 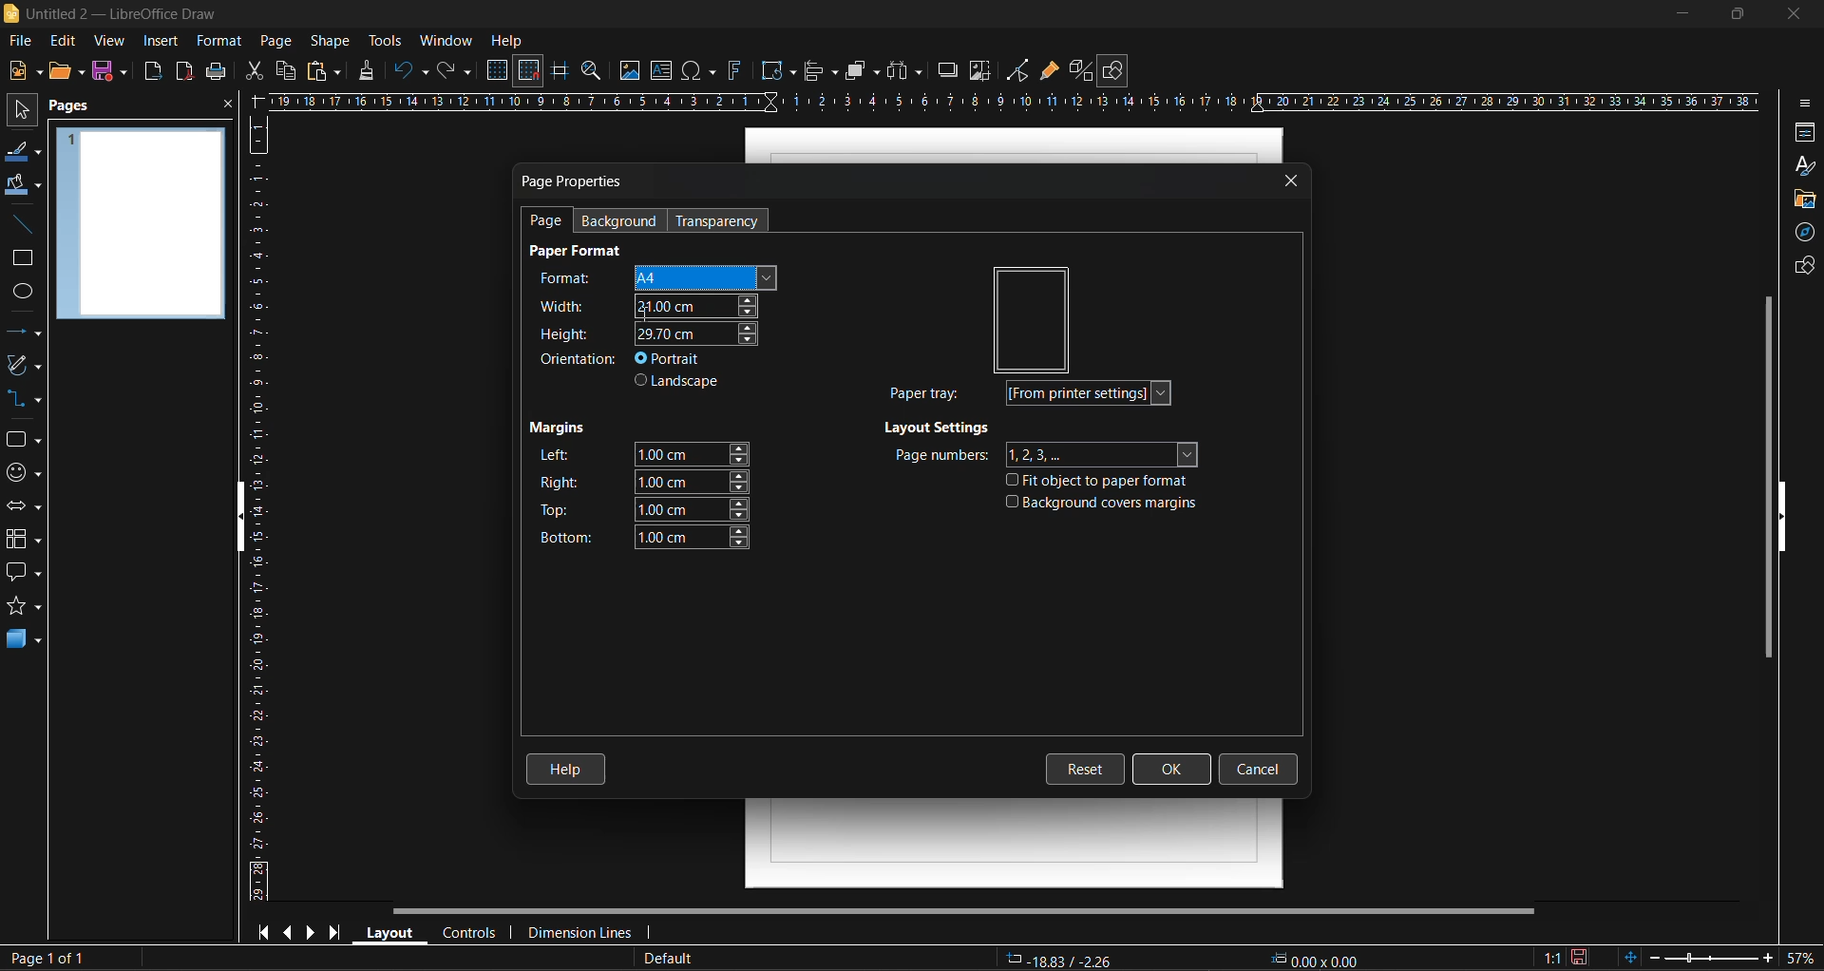 I want to click on insert, so click(x=162, y=39).